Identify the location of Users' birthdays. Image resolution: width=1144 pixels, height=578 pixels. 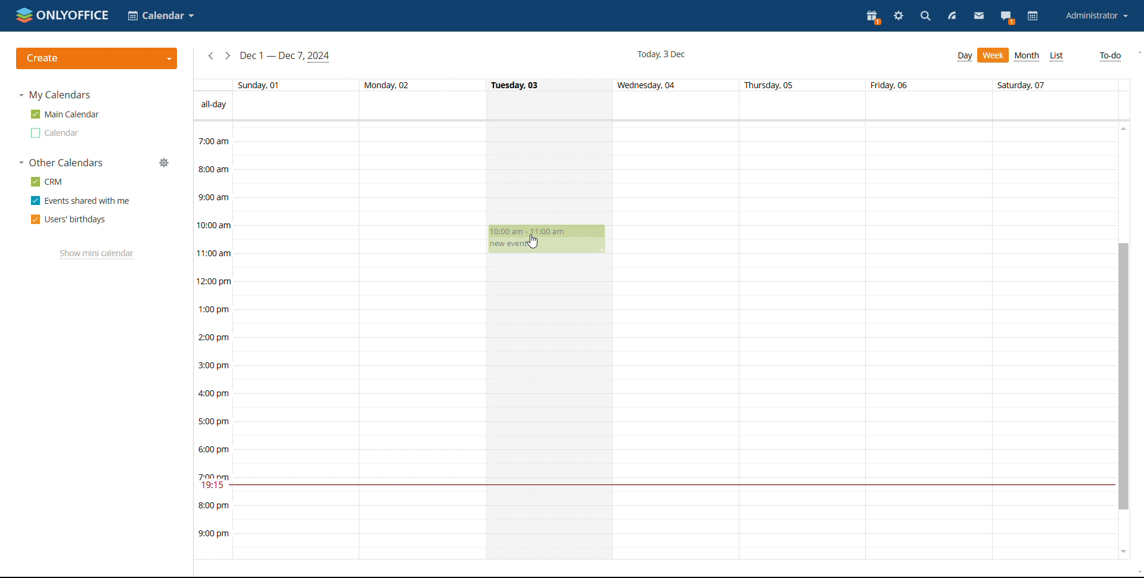
(67, 219).